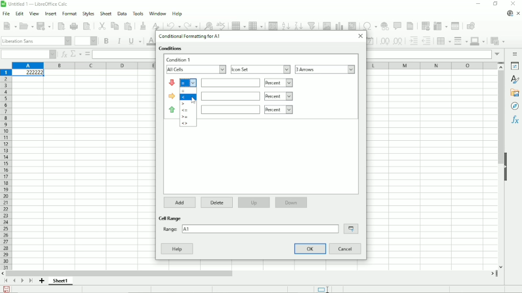  I want to click on Cancel, so click(346, 249).